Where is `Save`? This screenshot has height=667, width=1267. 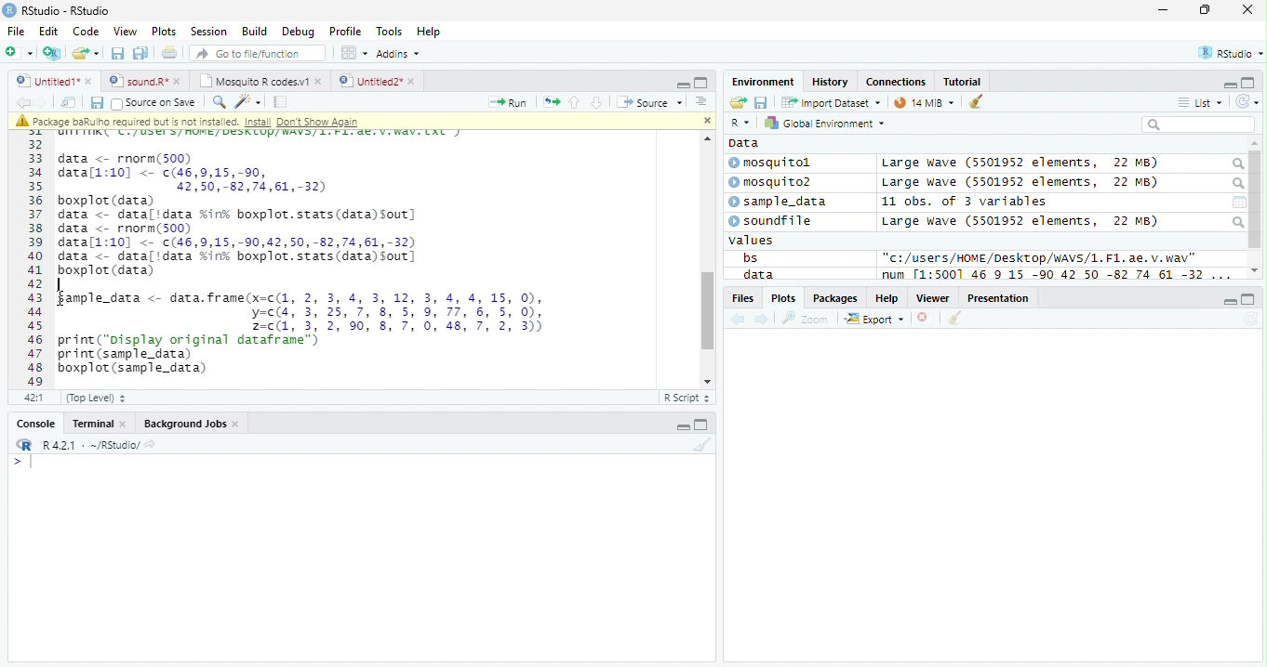
Save is located at coordinates (761, 102).